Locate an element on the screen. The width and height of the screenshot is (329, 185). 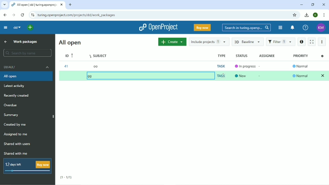
View site information is located at coordinates (33, 15).